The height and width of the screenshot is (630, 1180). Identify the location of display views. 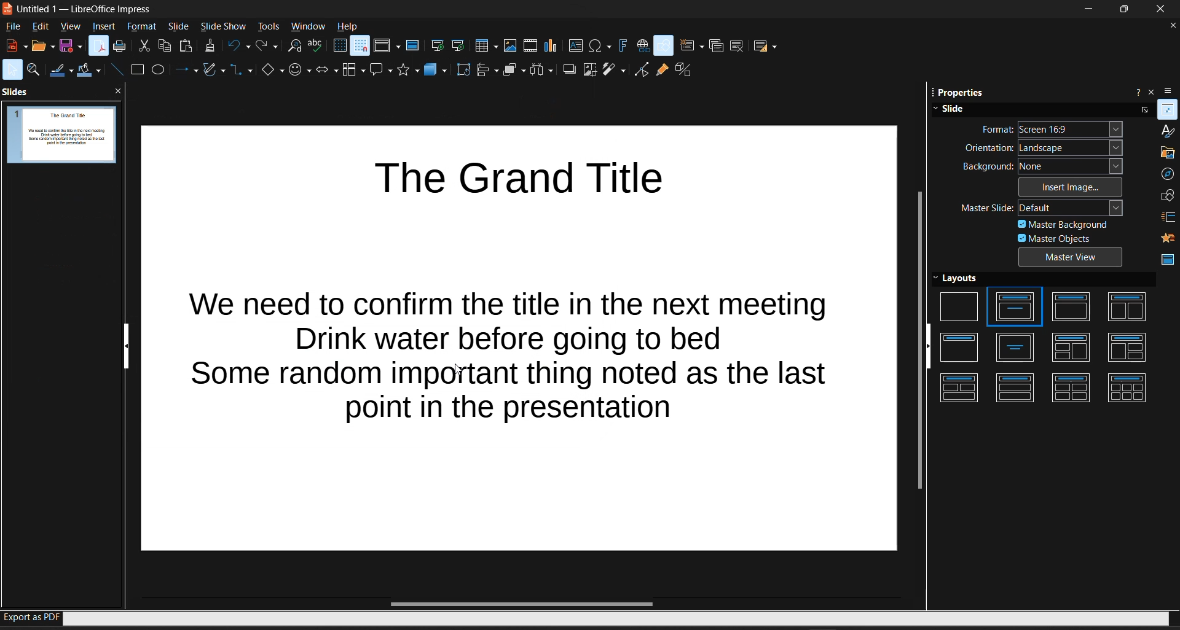
(388, 44).